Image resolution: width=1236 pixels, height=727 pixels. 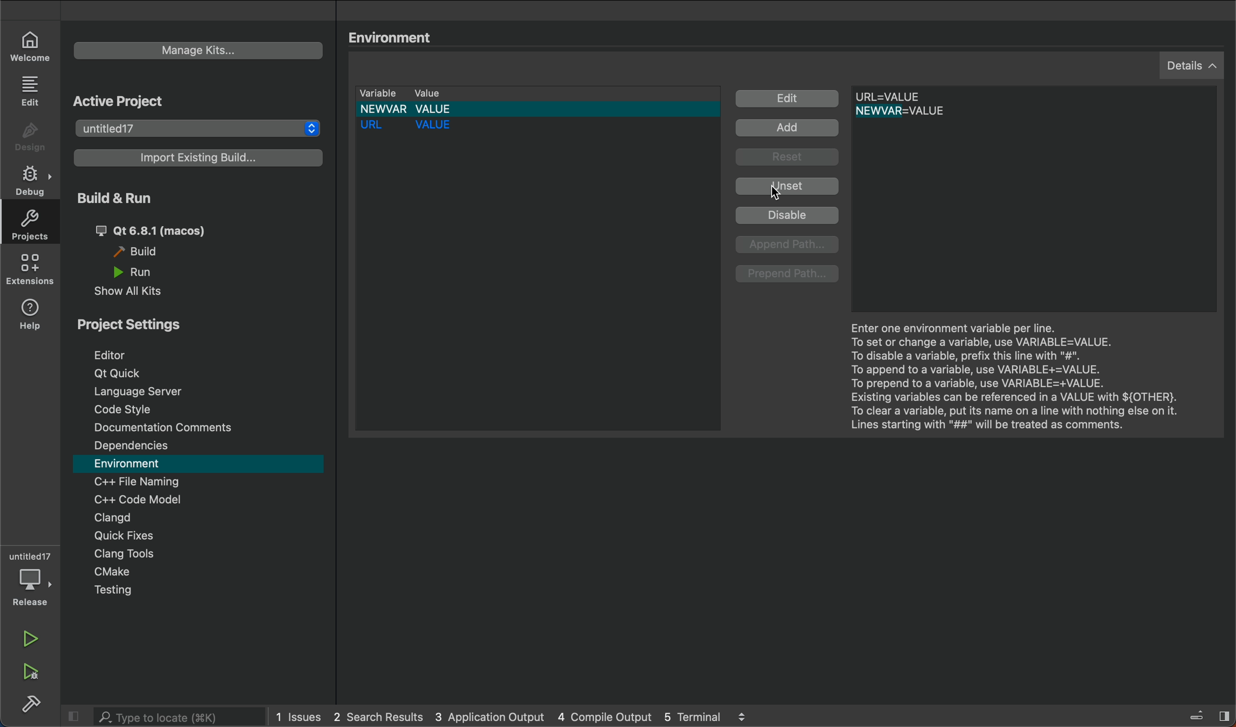 What do you see at coordinates (201, 130) in the screenshot?
I see `untitled17` at bounding box center [201, 130].